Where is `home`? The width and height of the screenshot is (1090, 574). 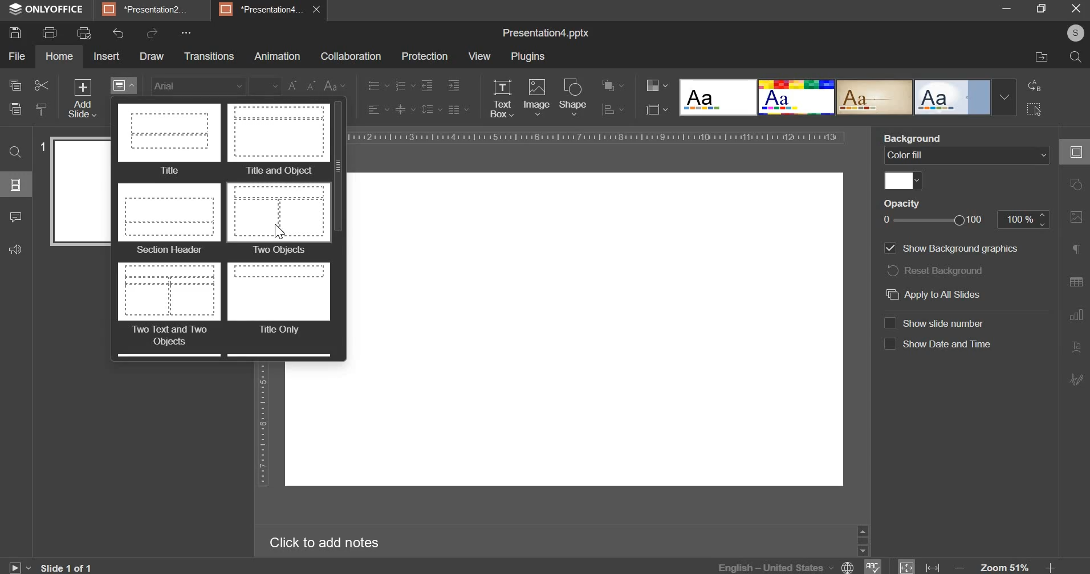
home is located at coordinates (60, 56).